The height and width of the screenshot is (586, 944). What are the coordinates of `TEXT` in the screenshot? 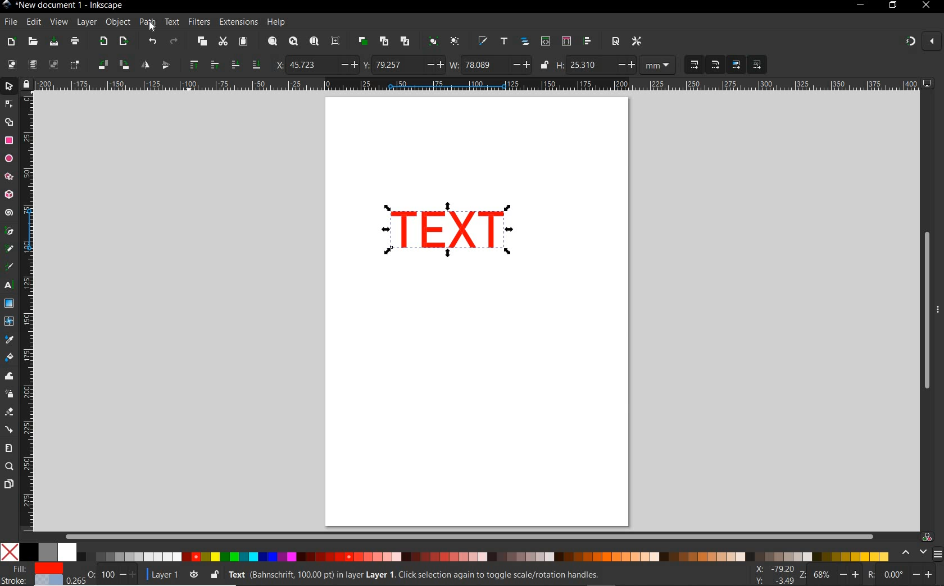 It's located at (171, 21).